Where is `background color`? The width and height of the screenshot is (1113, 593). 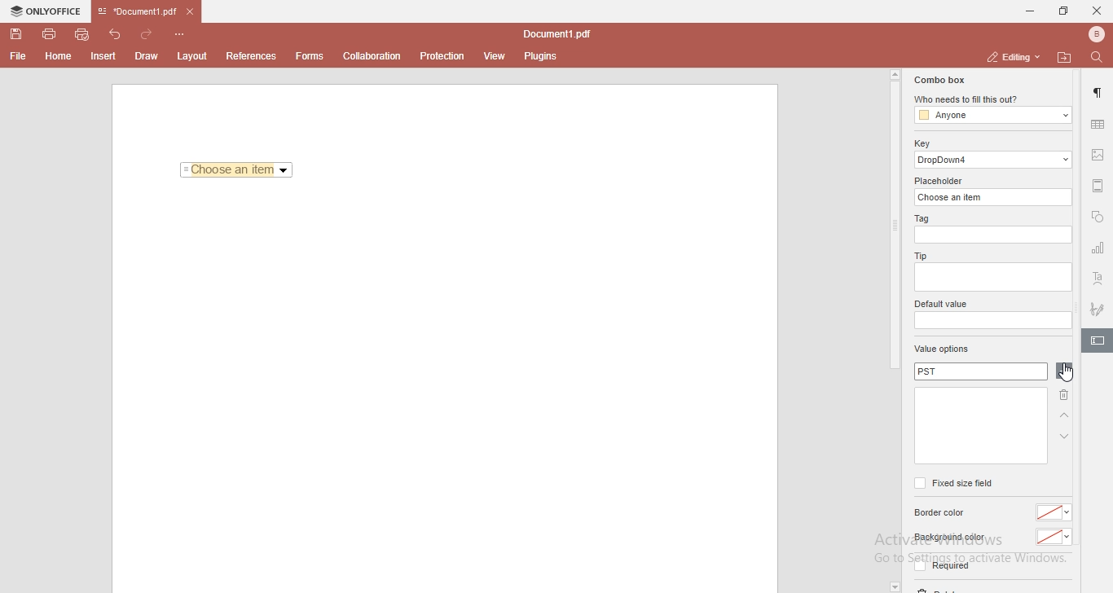 background color is located at coordinates (948, 538).